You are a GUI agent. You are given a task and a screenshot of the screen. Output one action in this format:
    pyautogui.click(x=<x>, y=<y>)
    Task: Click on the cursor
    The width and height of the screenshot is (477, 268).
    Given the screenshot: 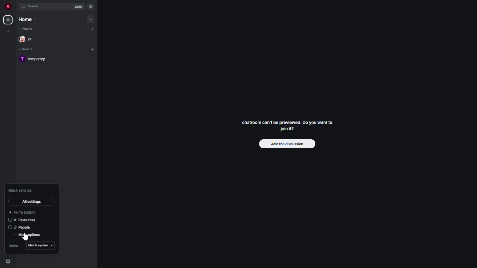 What is the action you would take?
    pyautogui.click(x=25, y=238)
    